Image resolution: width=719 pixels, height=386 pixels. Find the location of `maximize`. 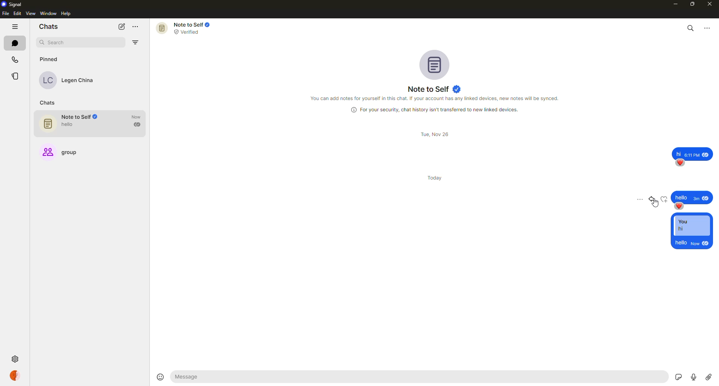

maximize is located at coordinates (691, 5).